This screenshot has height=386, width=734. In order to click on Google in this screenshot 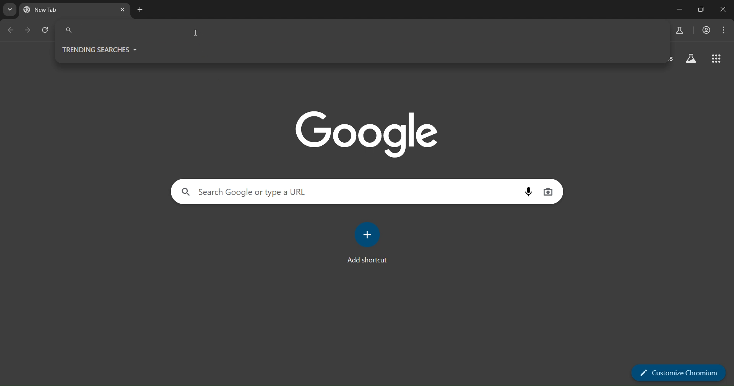, I will do `click(367, 133)`.